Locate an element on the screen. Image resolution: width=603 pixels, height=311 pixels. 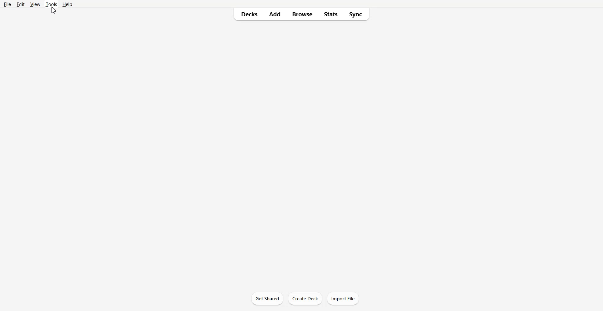
Cursor is located at coordinates (54, 11).